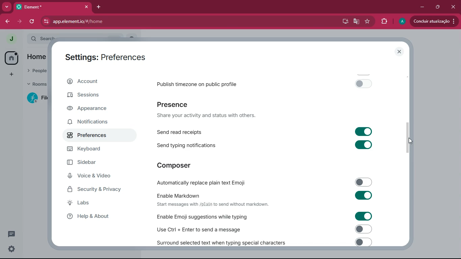 The width and height of the screenshot is (461, 259). What do you see at coordinates (92, 123) in the screenshot?
I see `notifications` at bounding box center [92, 123].